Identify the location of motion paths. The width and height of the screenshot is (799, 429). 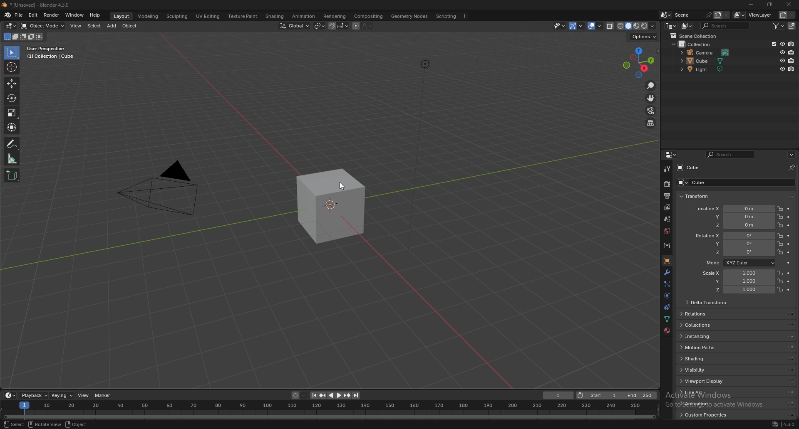
(705, 347).